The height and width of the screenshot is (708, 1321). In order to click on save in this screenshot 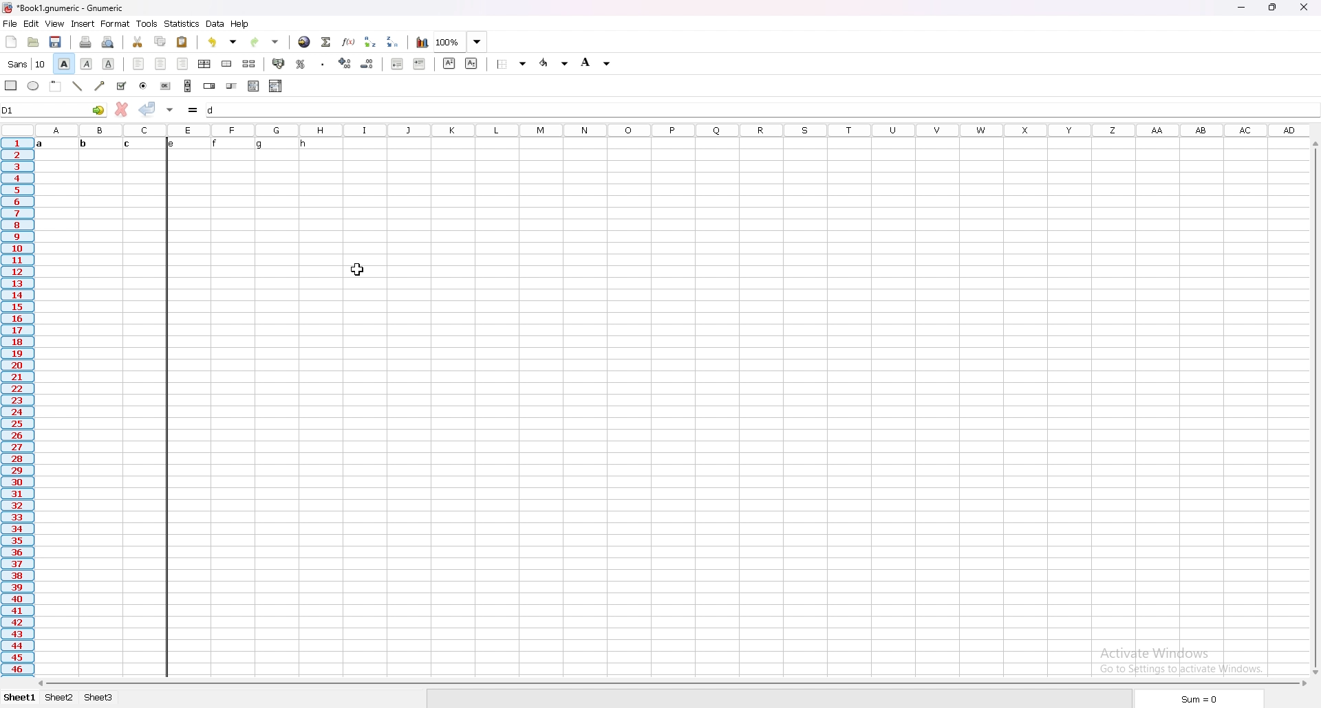, I will do `click(56, 42)`.